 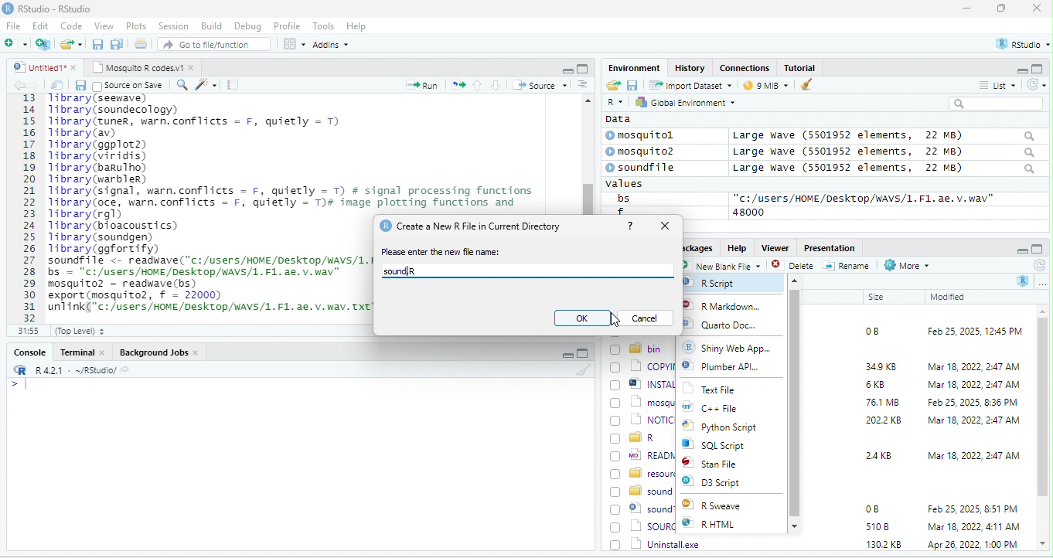 What do you see at coordinates (182, 83) in the screenshot?
I see `search` at bounding box center [182, 83].